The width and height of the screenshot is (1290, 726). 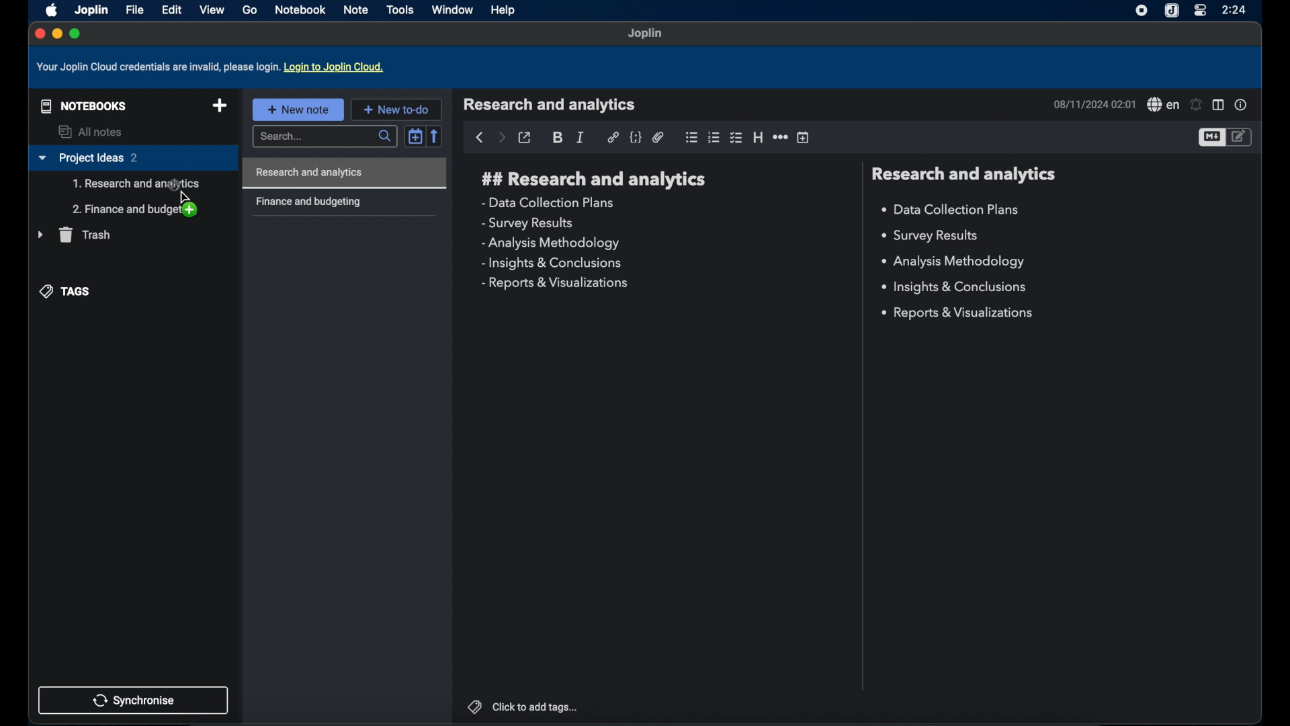 I want to click on finance and budgeting, so click(x=308, y=202).